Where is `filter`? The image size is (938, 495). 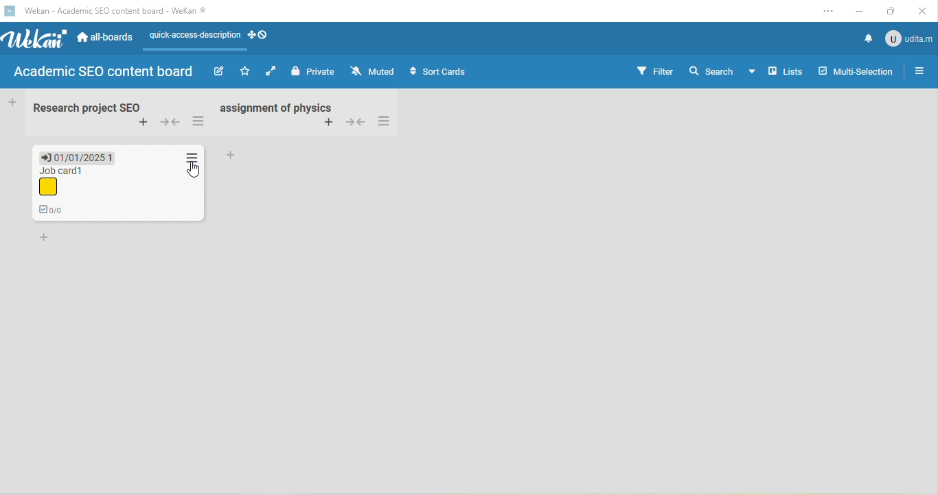
filter is located at coordinates (654, 71).